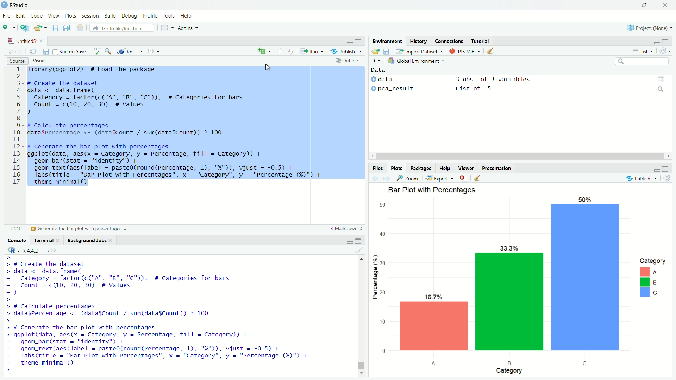 The height and width of the screenshot is (380, 676). I want to click on export, so click(440, 178).